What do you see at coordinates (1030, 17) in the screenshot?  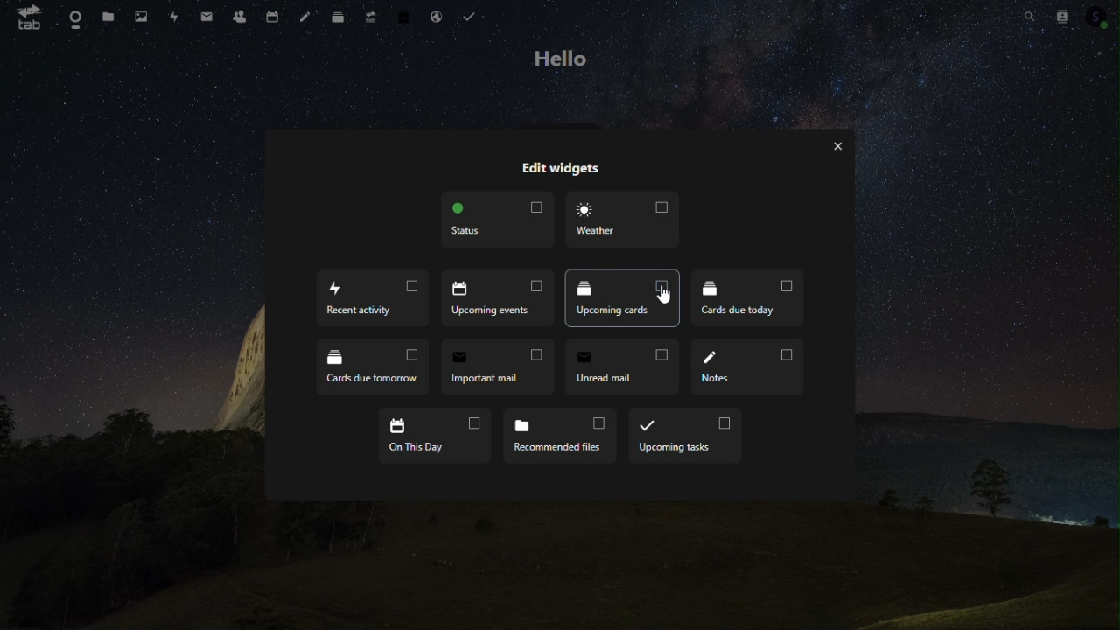 I see `Search` at bounding box center [1030, 17].